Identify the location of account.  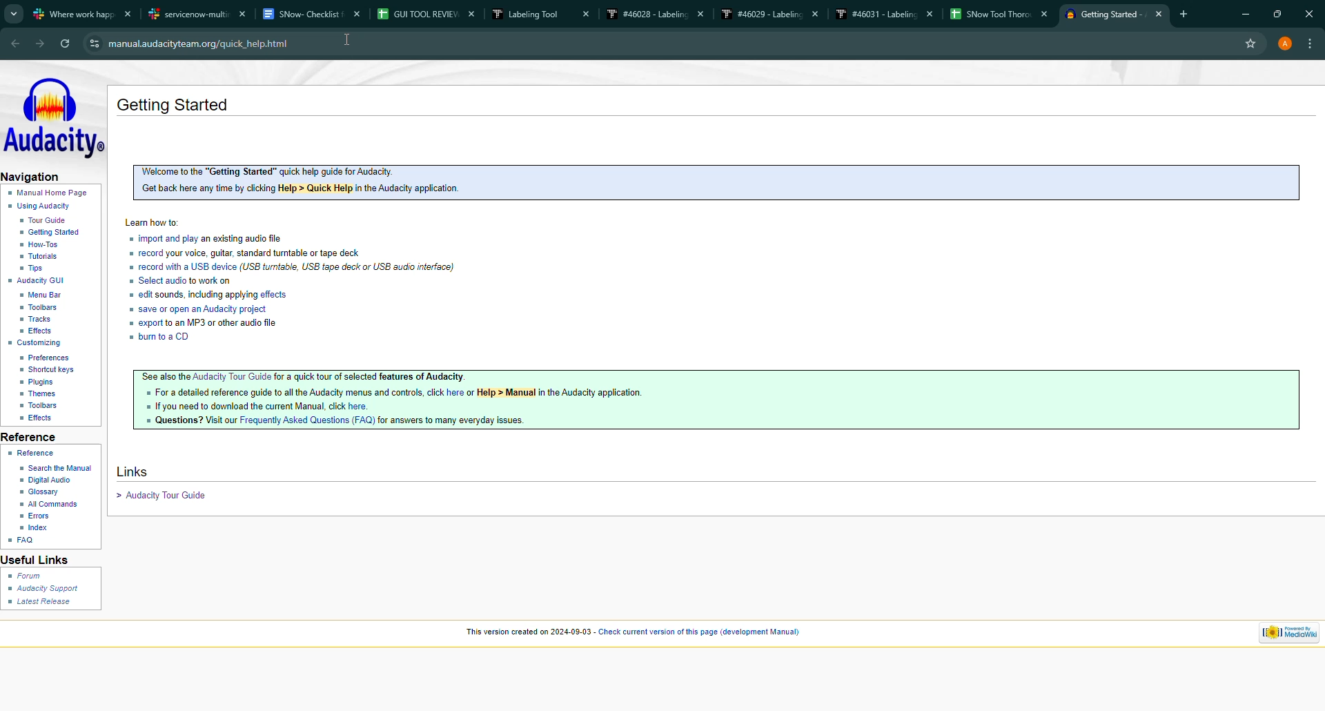
(1284, 43).